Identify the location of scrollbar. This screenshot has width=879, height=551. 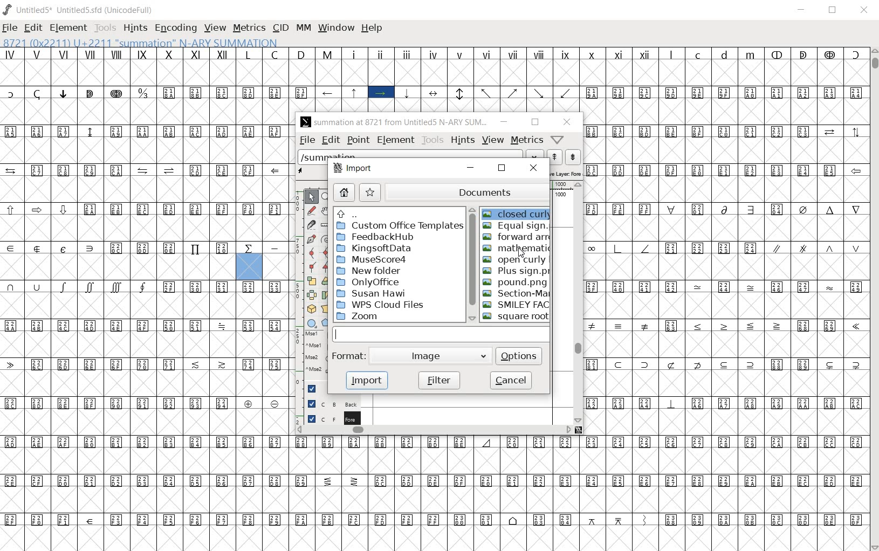
(434, 430).